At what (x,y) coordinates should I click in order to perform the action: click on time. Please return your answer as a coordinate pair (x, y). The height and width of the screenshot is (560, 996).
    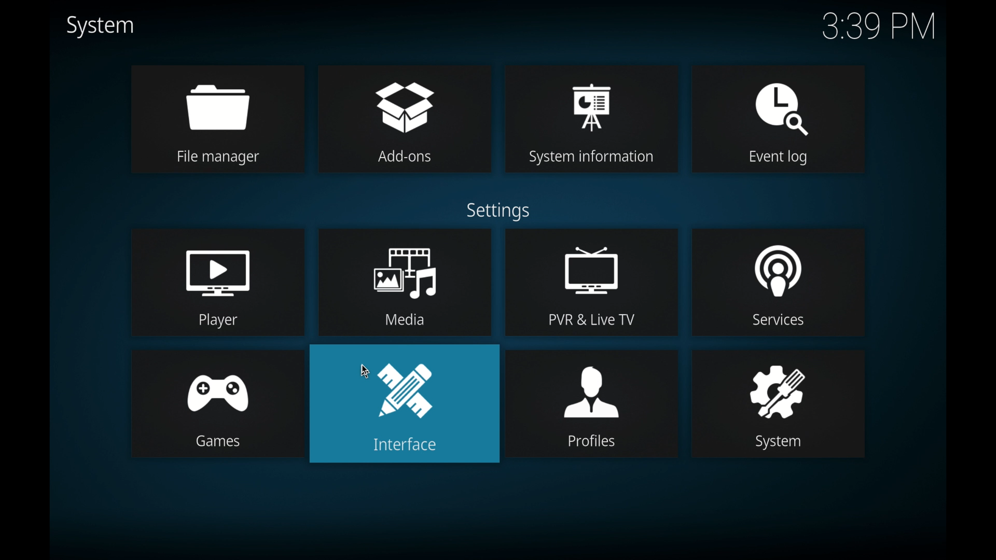
    Looking at the image, I should click on (879, 26).